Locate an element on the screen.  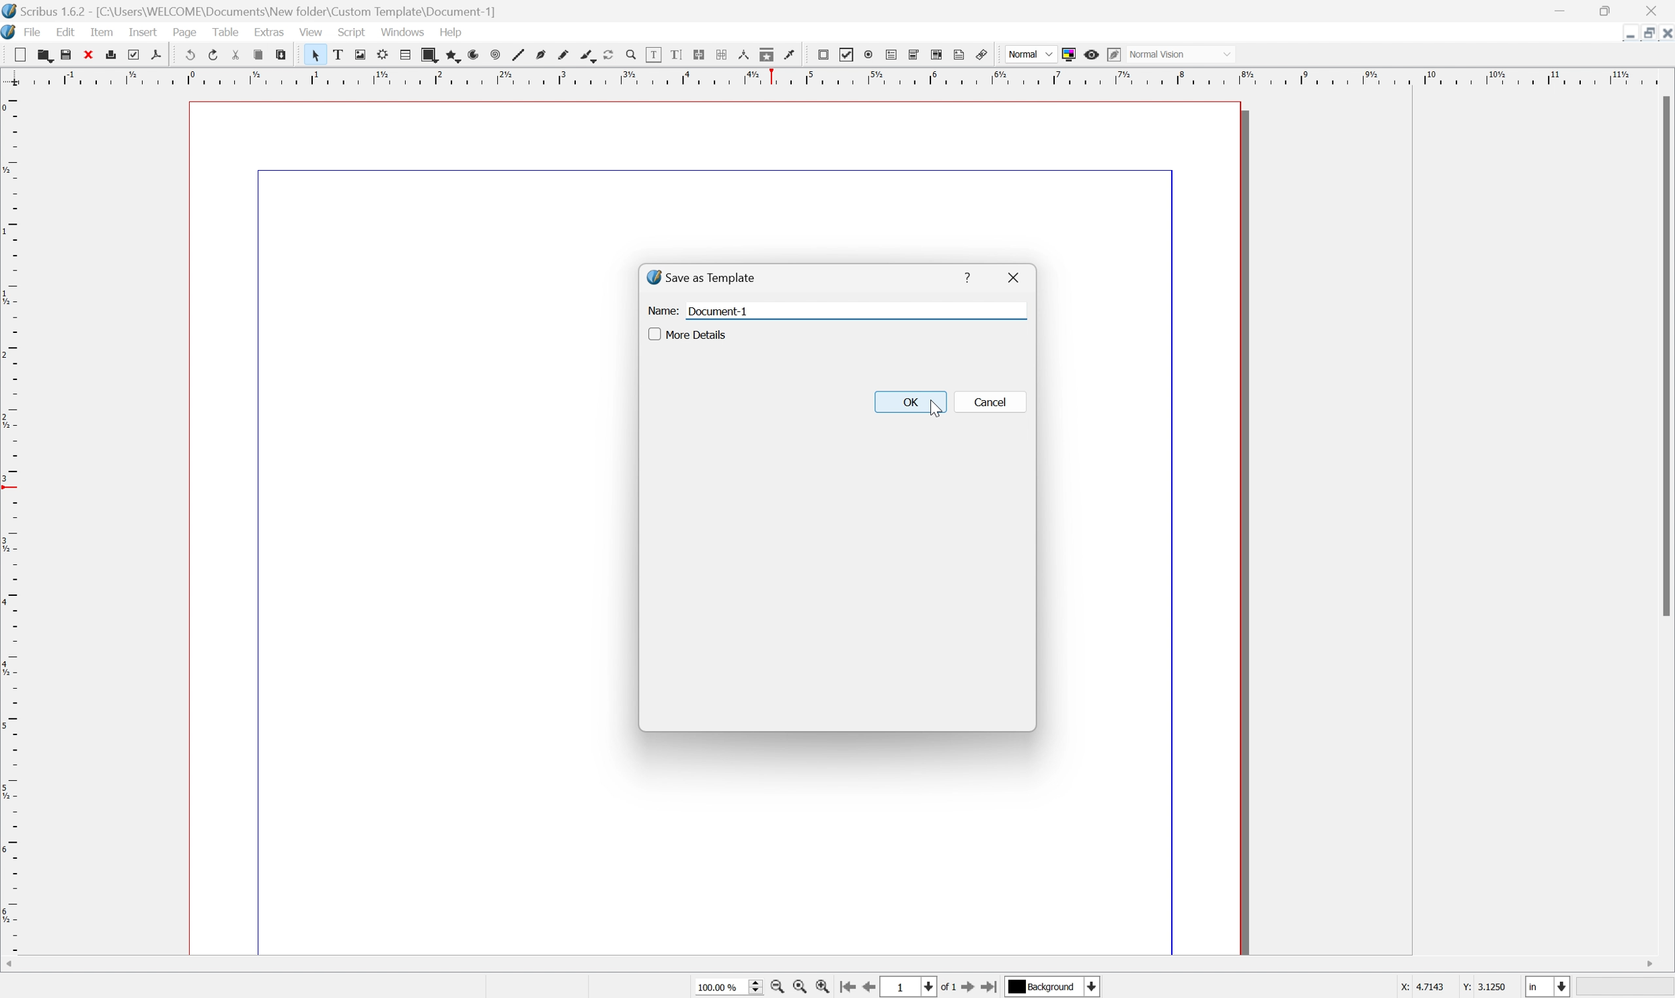
Restore Down is located at coordinates (1609, 11).